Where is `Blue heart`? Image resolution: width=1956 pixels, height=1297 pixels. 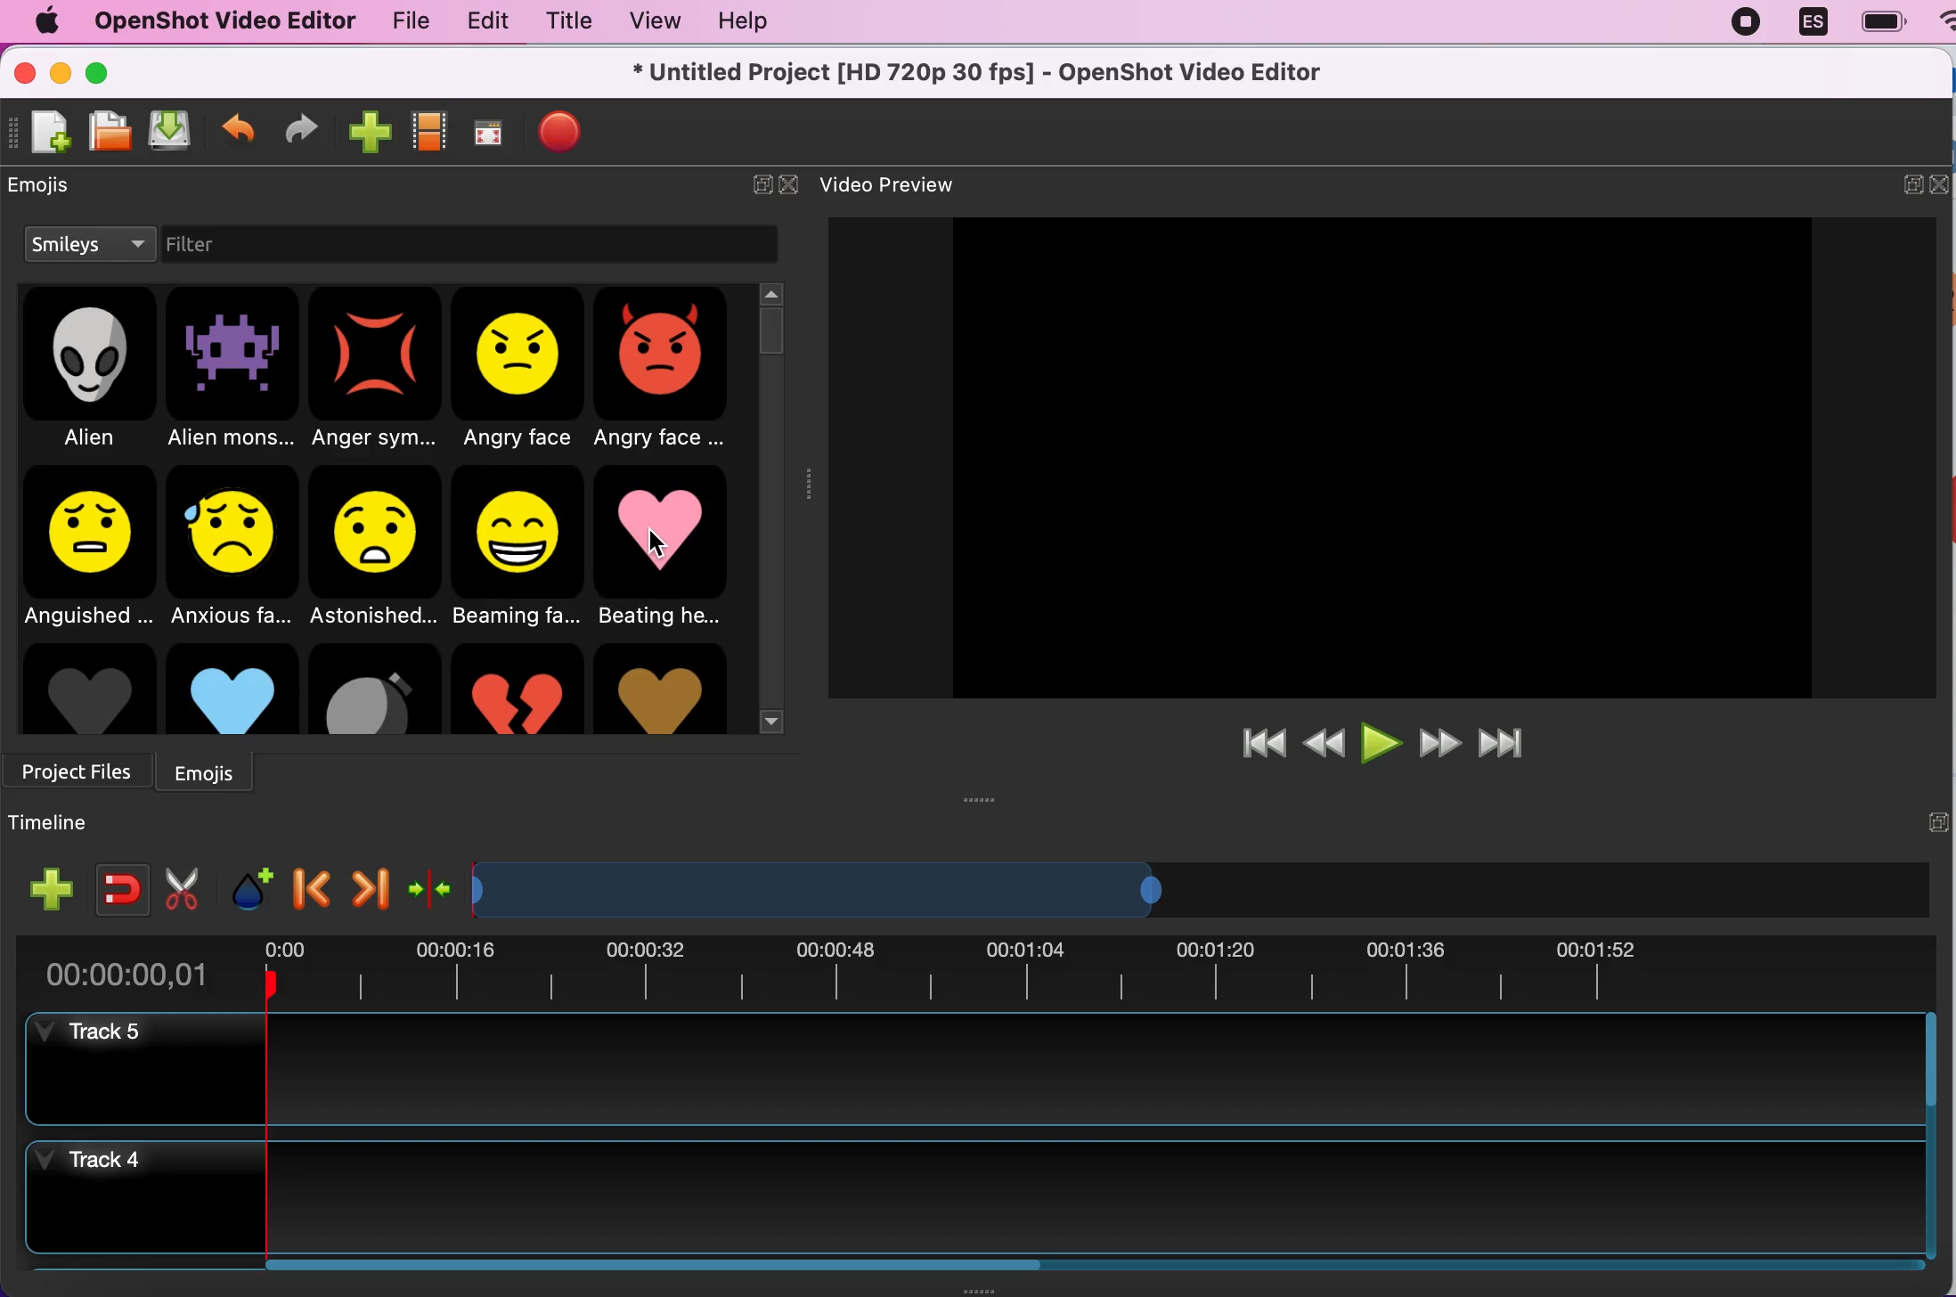 Blue heart is located at coordinates (232, 688).